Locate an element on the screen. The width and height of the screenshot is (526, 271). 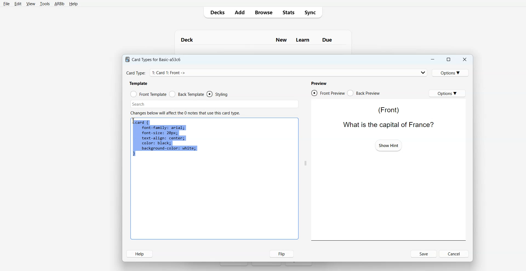
Card Types for Basic-a53c6 is located at coordinates (153, 59).